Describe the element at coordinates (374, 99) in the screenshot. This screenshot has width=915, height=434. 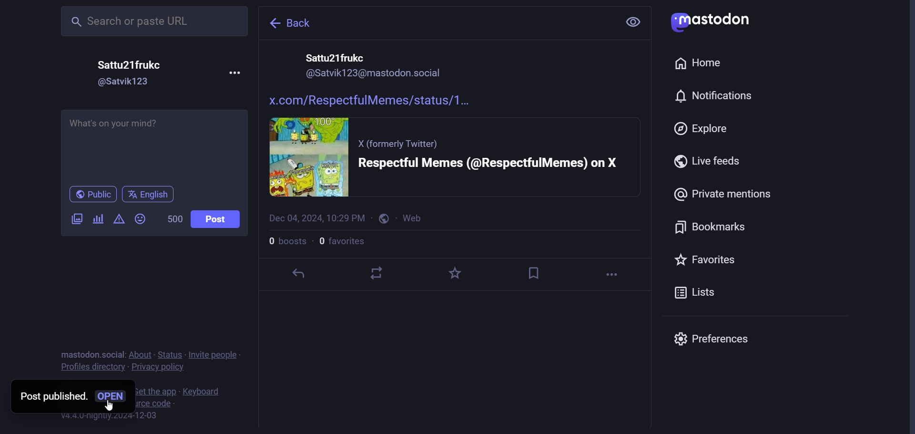
I see `link` at that location.